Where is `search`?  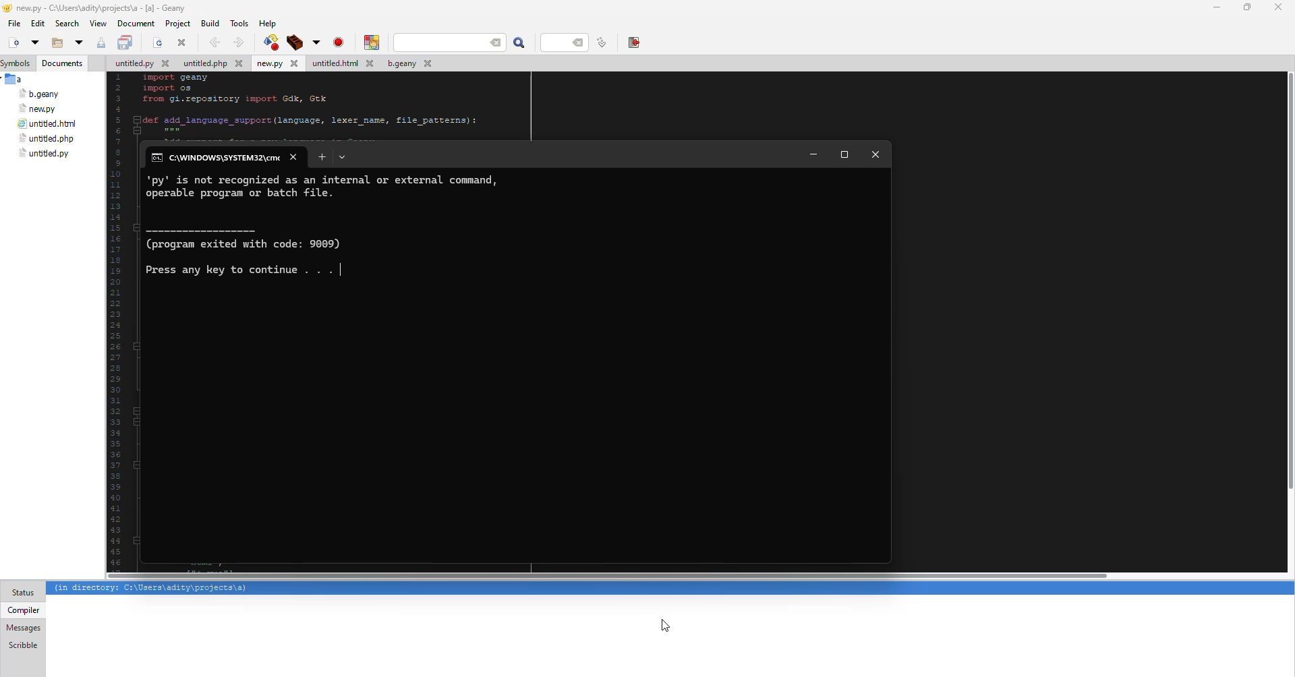 search is located at coordinates (450, 43).